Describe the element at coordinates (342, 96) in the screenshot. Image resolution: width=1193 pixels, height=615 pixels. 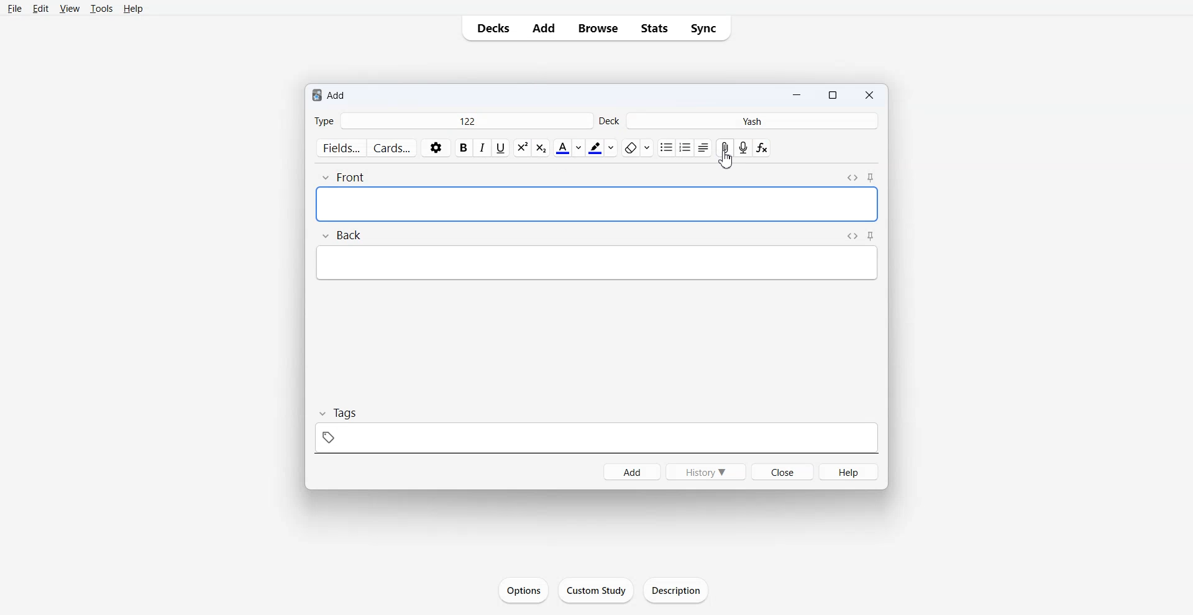
I see `Add` at that location.